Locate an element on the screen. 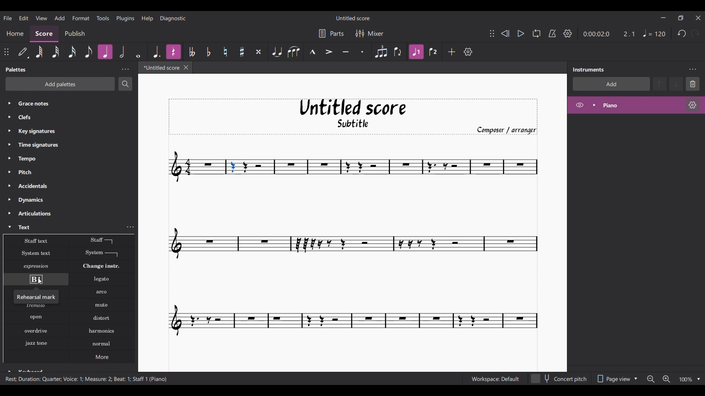 The width and height of the screenshot is (705, 396). Format menu is located at coordinates (80, 18).